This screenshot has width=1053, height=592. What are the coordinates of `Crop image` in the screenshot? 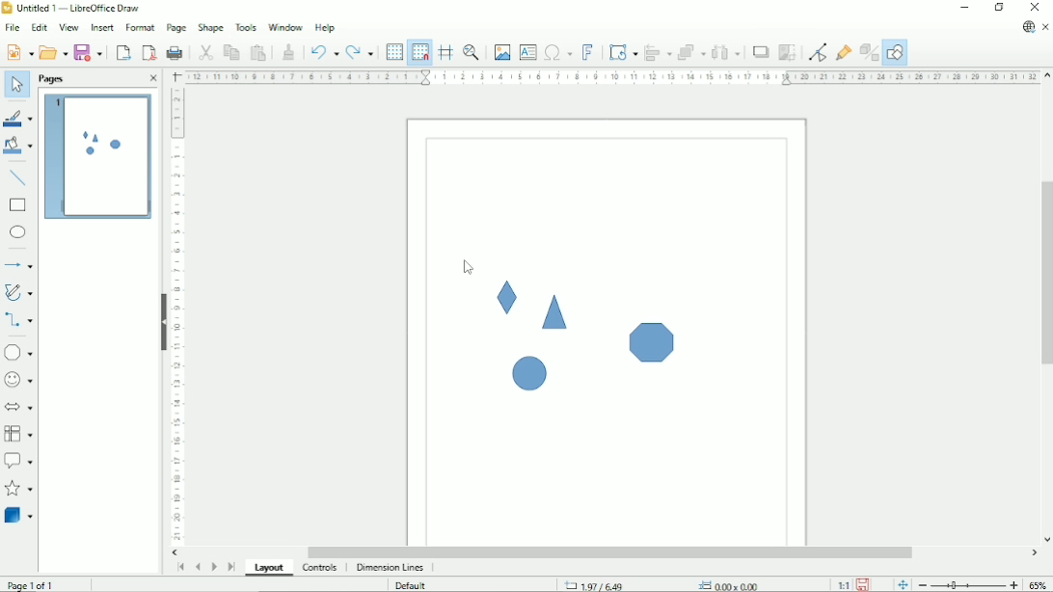 It's located at (786, 53).